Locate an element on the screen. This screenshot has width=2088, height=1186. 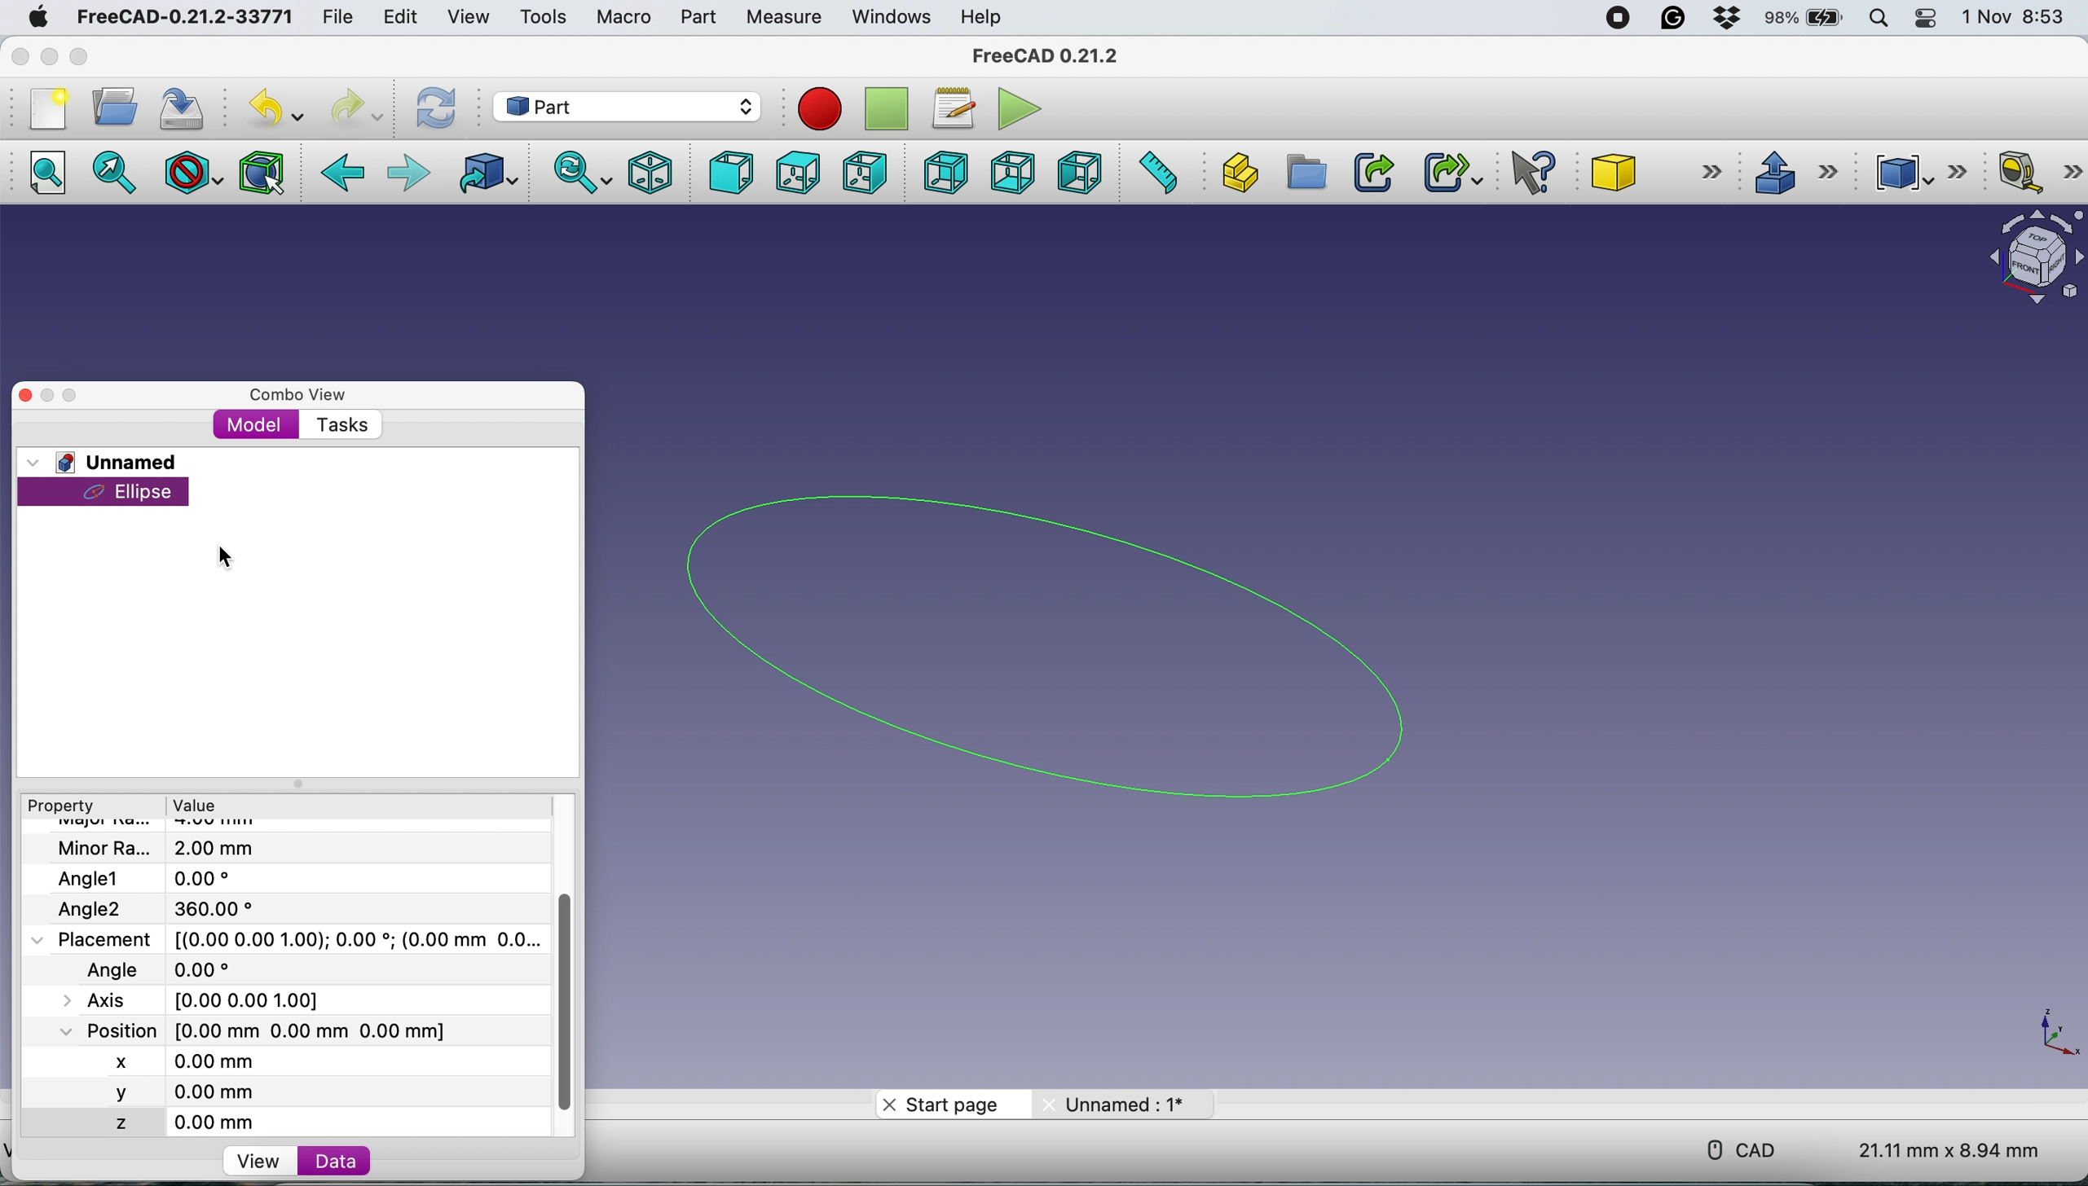
stop recording macros is located at coordinates (891, 108).